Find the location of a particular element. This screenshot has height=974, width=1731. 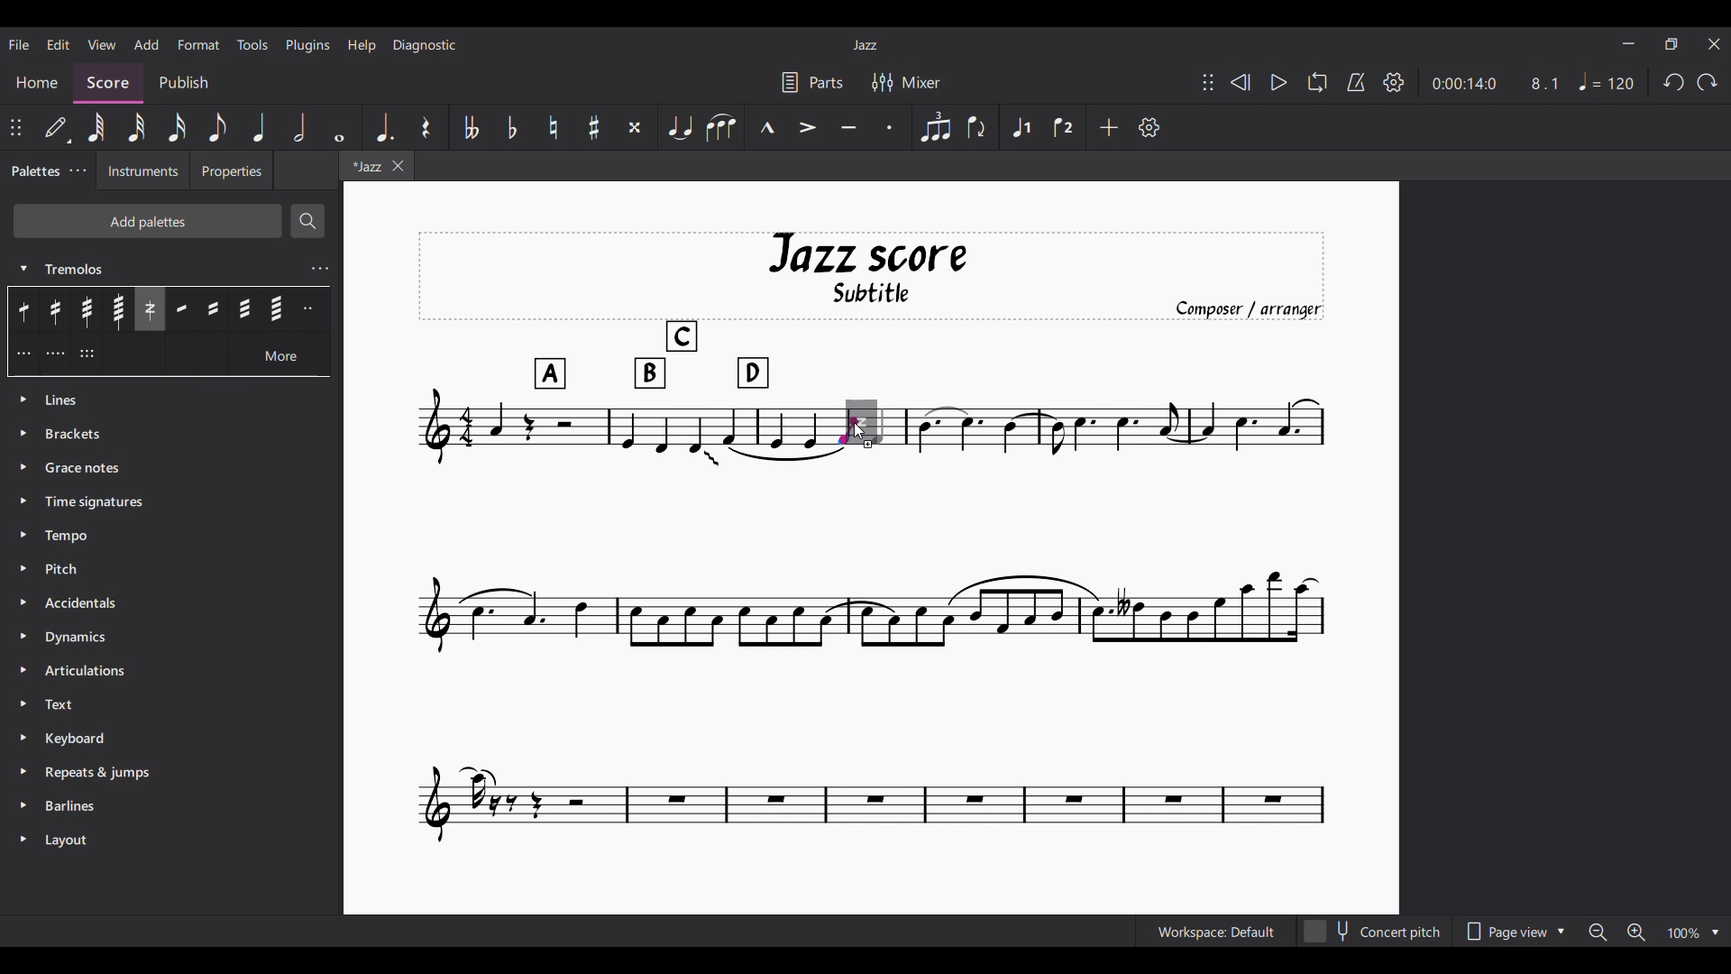

Staccato is located at coordinates (890, 127).